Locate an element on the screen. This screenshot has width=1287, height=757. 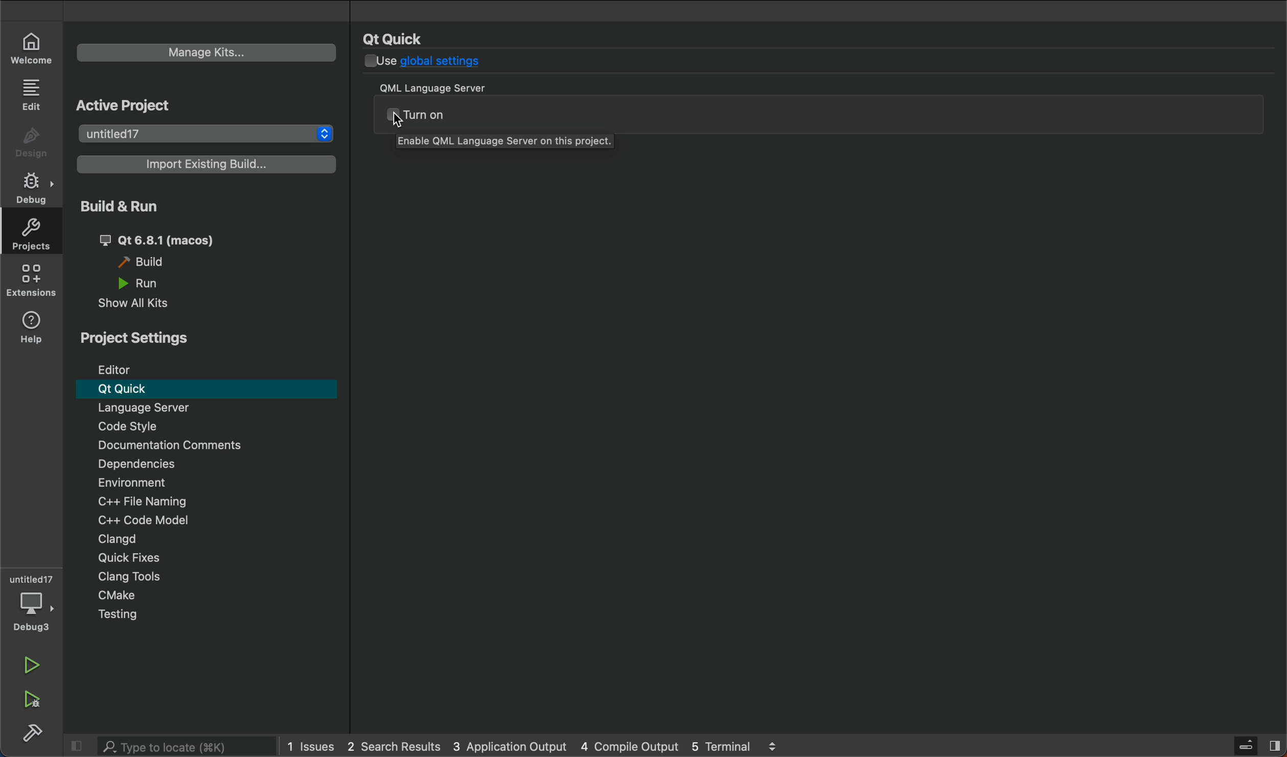
clangd is located at coordinates (209, 538).